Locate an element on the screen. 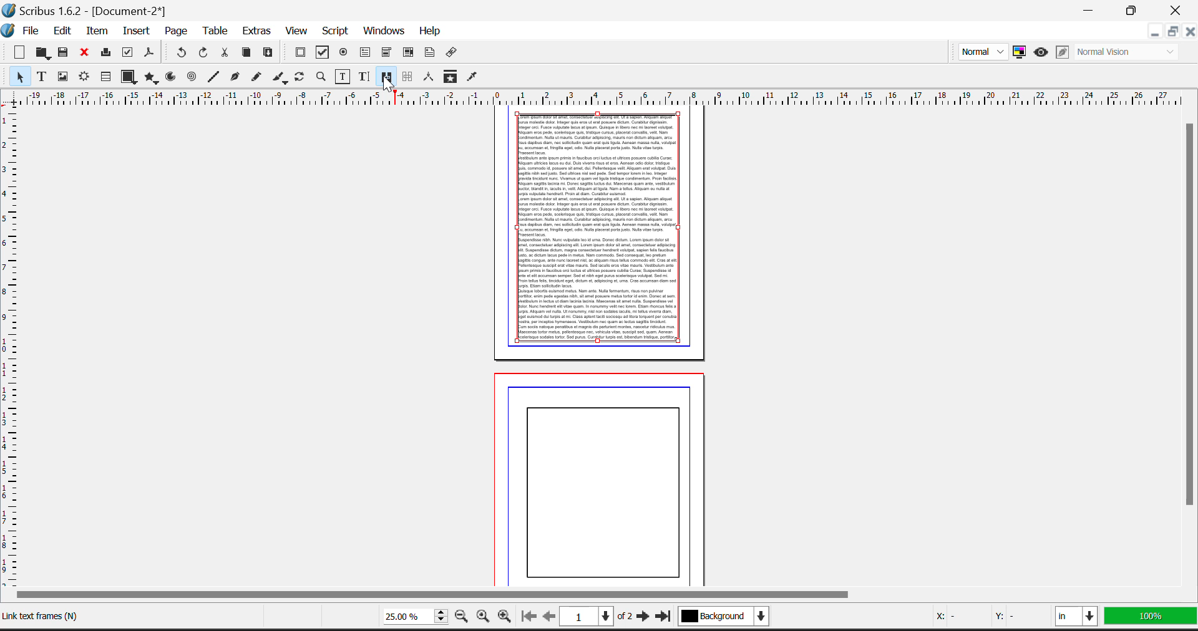 Image resolution: width=1198 pixels, height=631 pixels. Measurements is located at coordinates (429, 77).